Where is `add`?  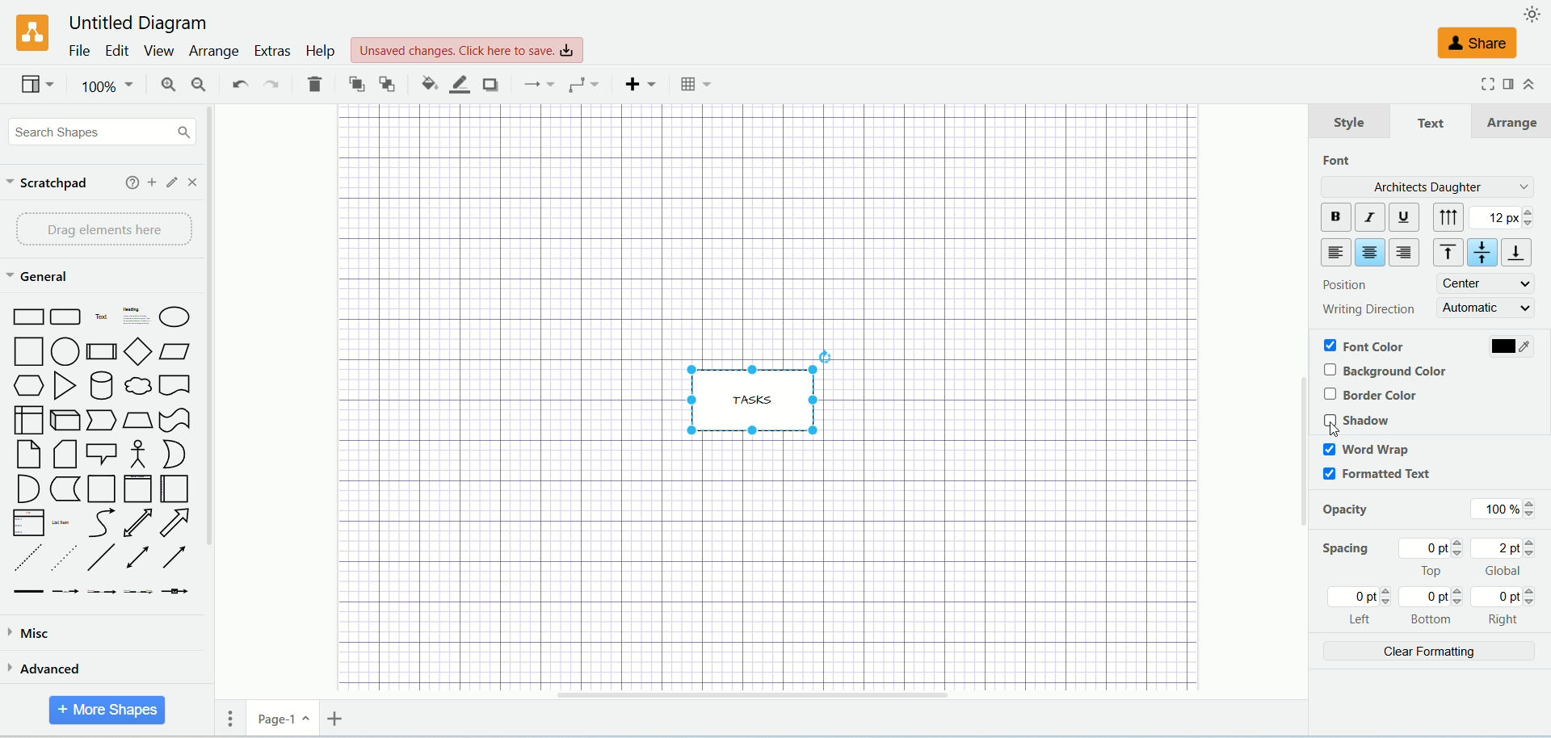
add is located at coordinates (152, 182).